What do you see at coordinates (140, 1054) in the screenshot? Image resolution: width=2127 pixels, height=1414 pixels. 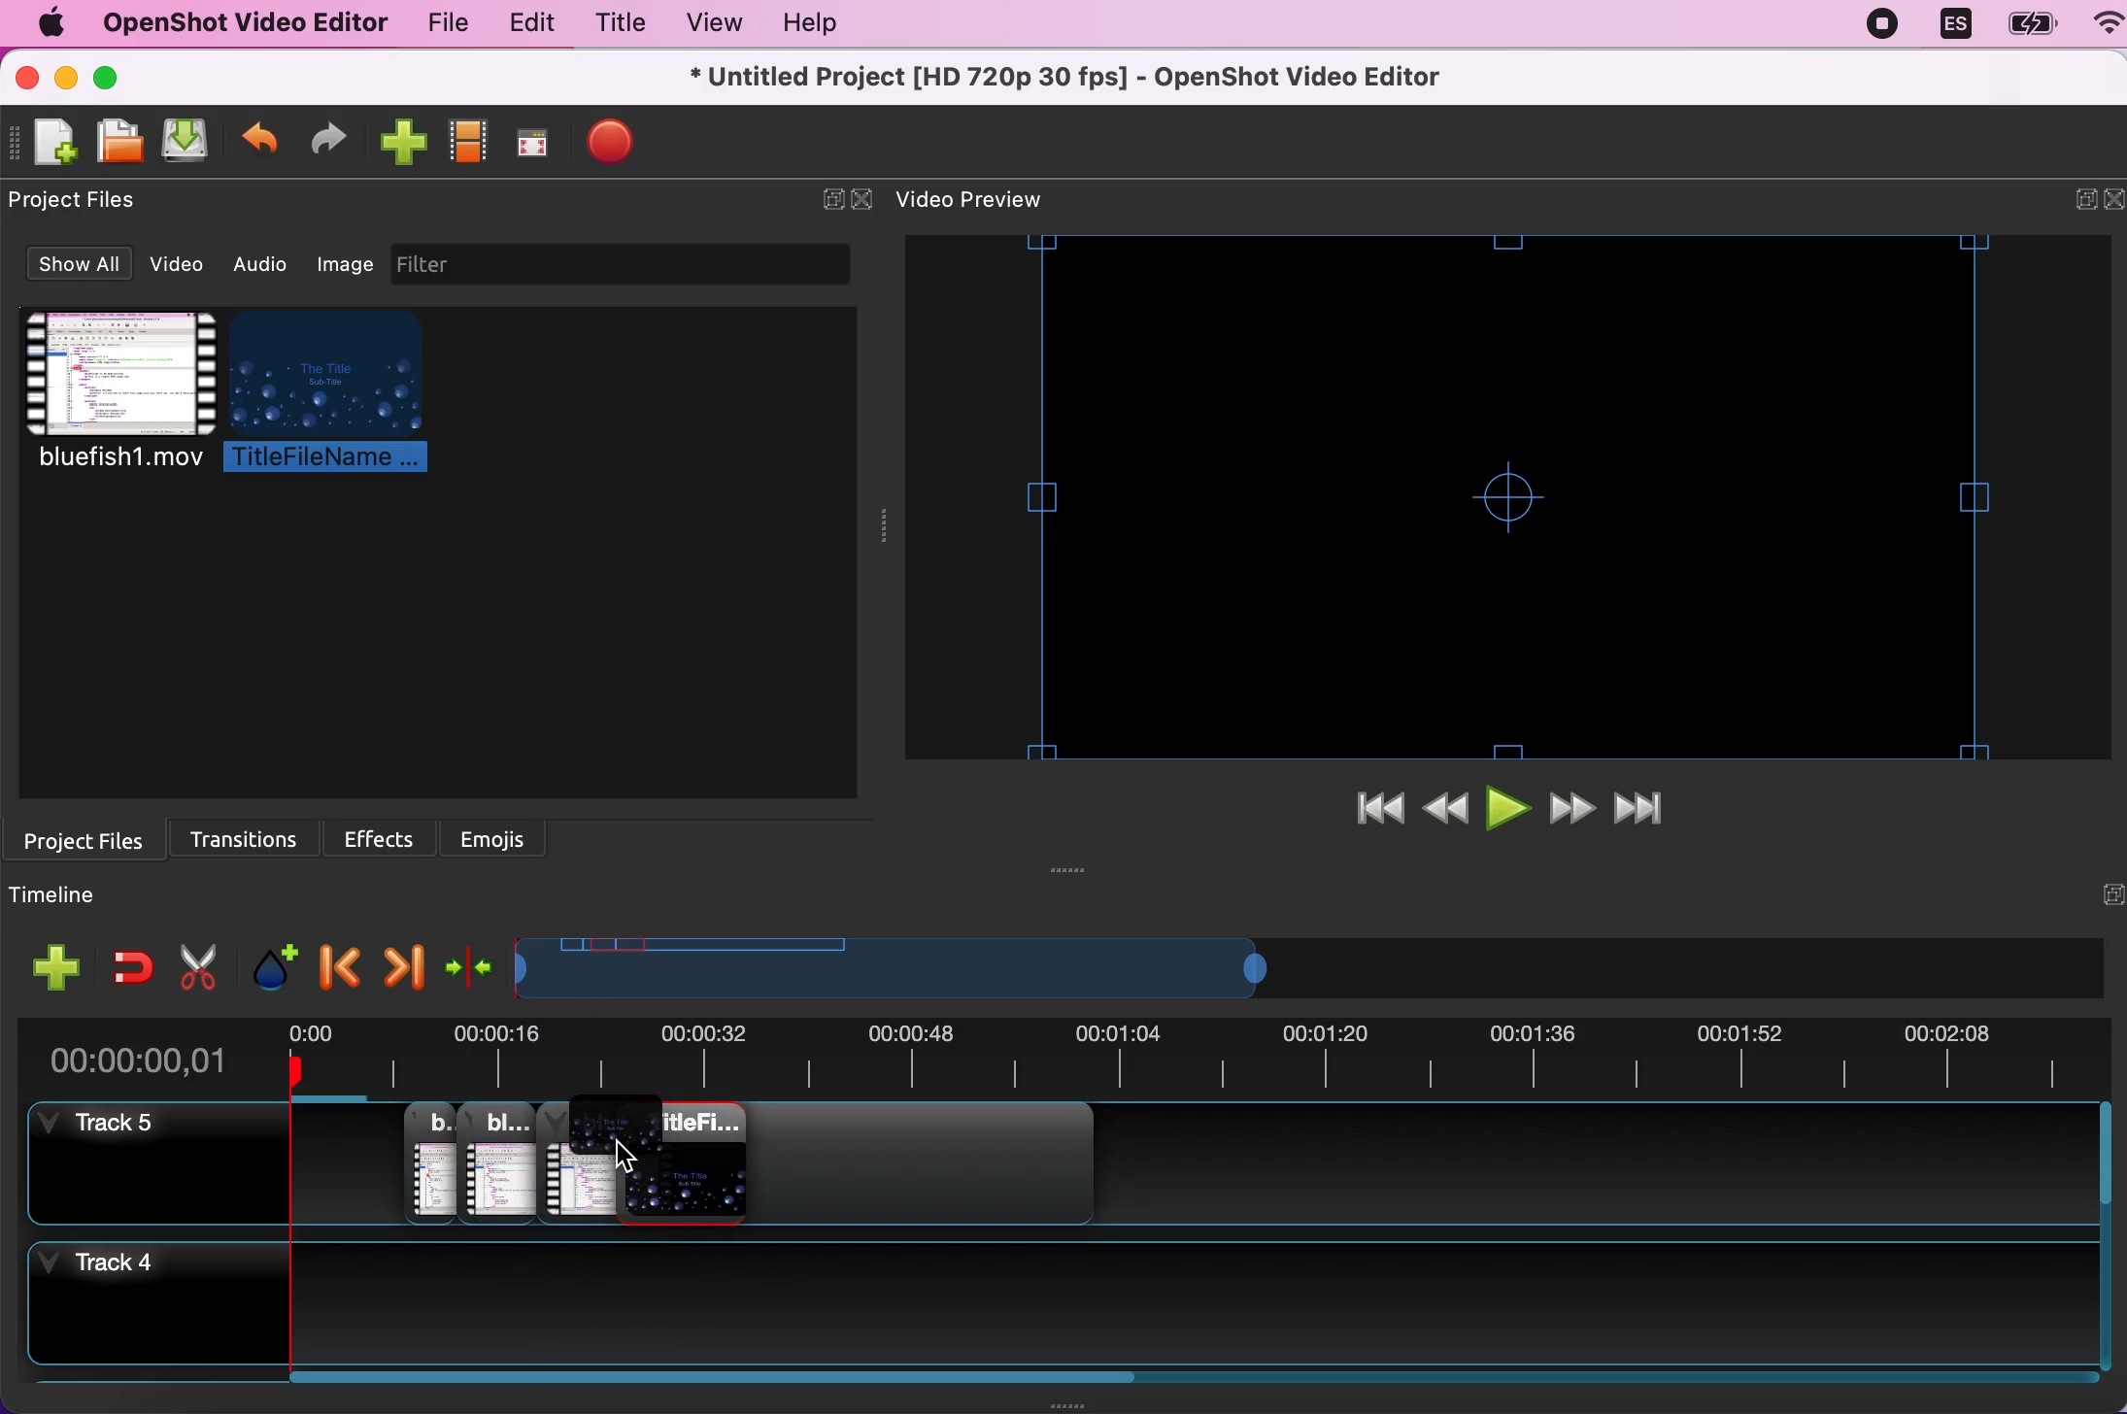 I see `00:00:00,01` at bounding box center [140, 1054].